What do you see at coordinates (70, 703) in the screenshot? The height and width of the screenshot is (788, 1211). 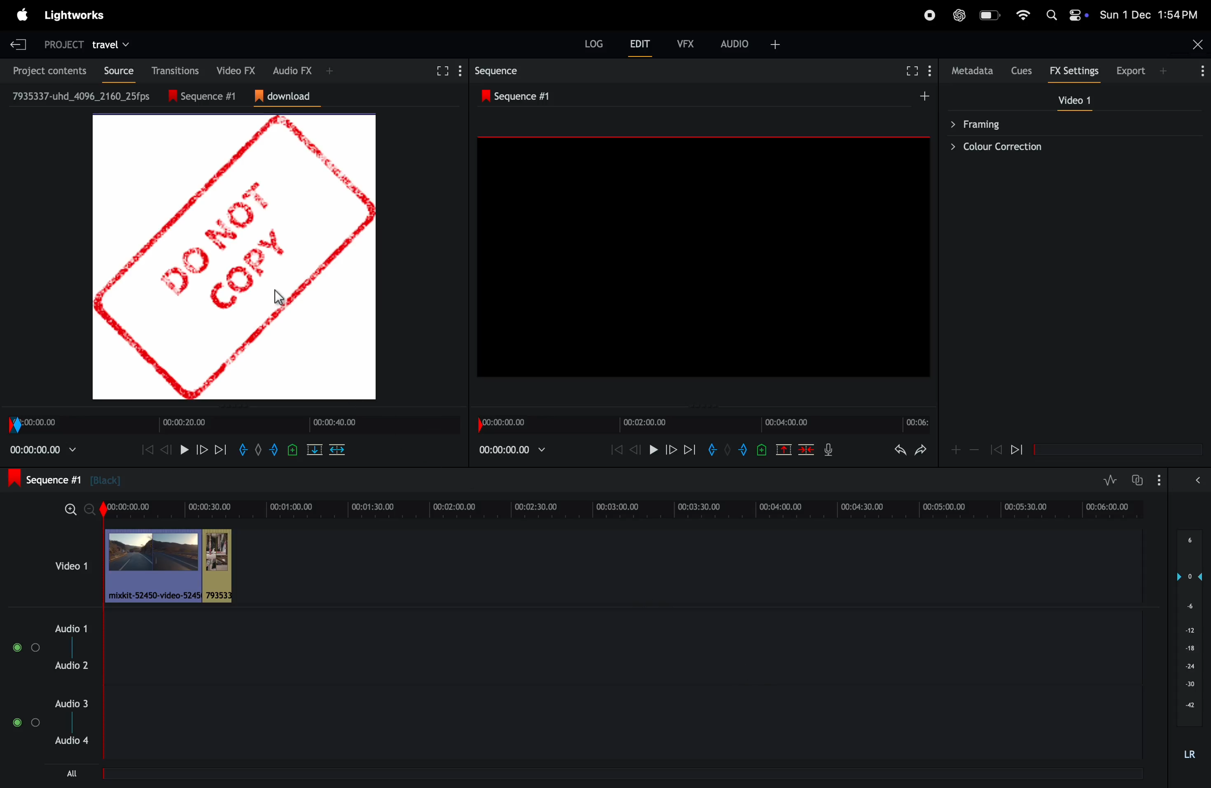 I see `audio 3` at bounding box center [70, 703].